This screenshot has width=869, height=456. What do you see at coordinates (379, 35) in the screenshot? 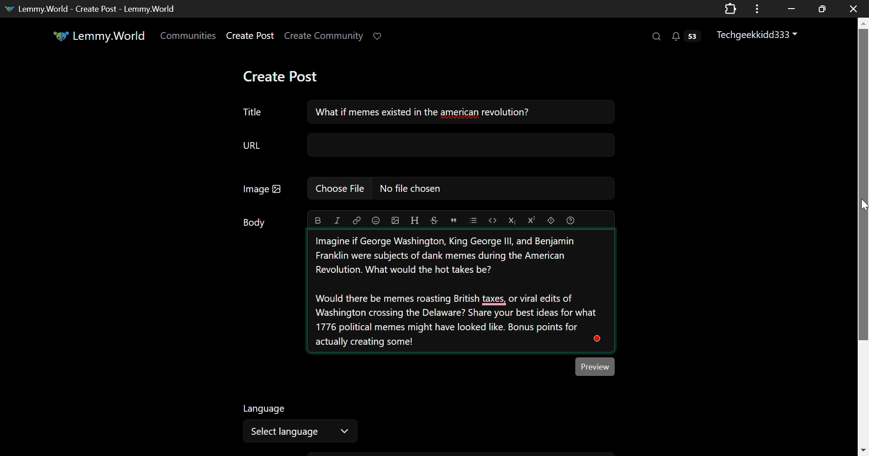
I see `Donate to Lemmy` at bounding box center [379, 35].